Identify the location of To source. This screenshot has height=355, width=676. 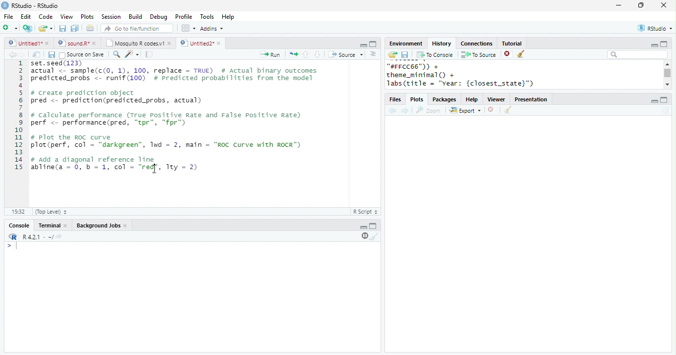
(479, 54).